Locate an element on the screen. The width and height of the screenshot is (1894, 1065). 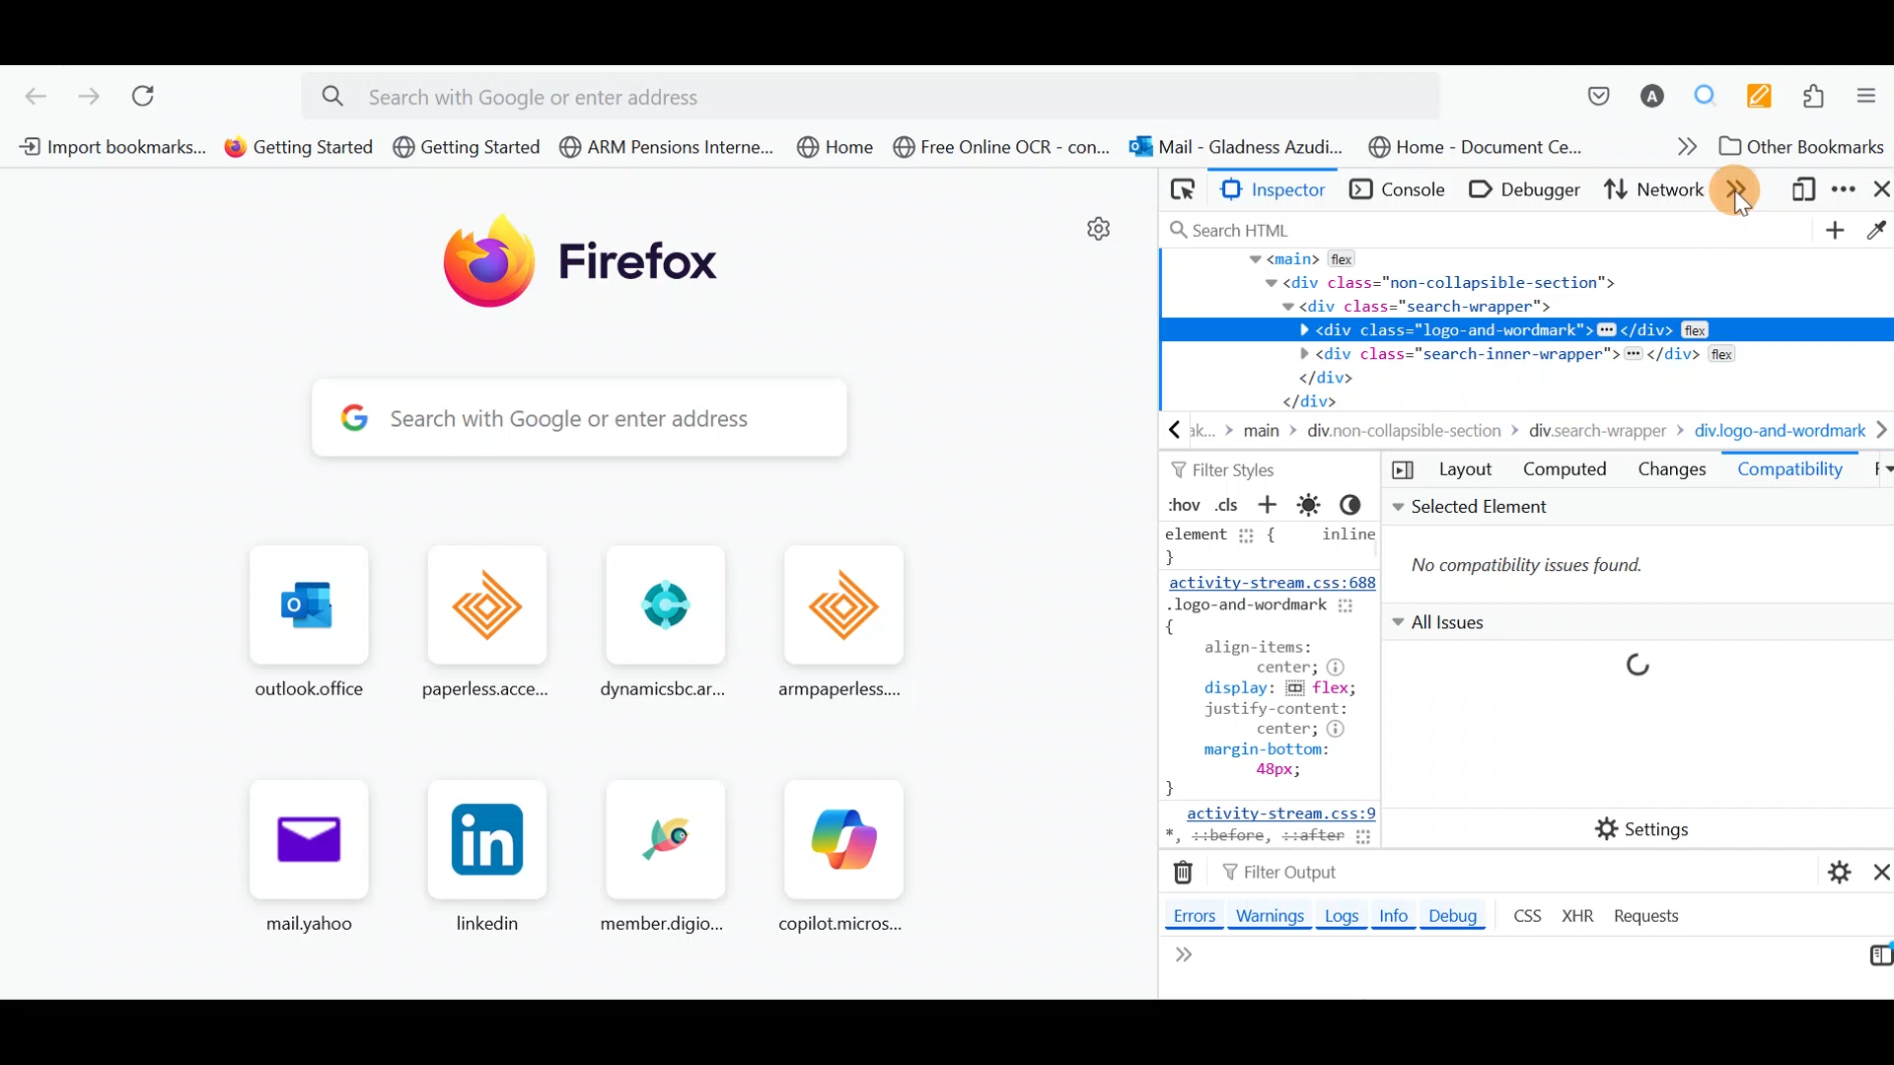
Settings is located at coordinates (1646, 827).